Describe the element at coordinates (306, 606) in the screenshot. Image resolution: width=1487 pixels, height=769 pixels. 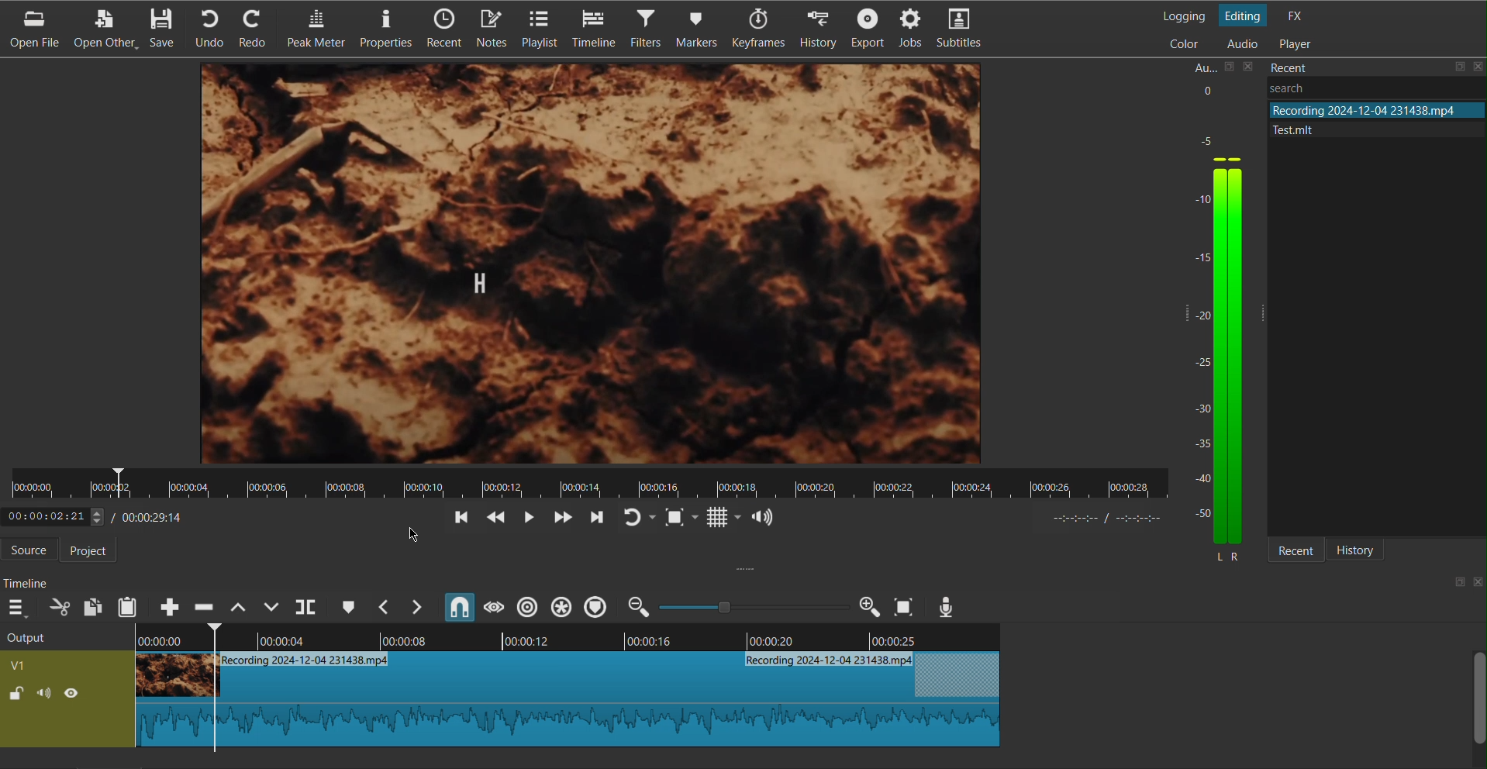
I see `Split at Playhead` at that location.